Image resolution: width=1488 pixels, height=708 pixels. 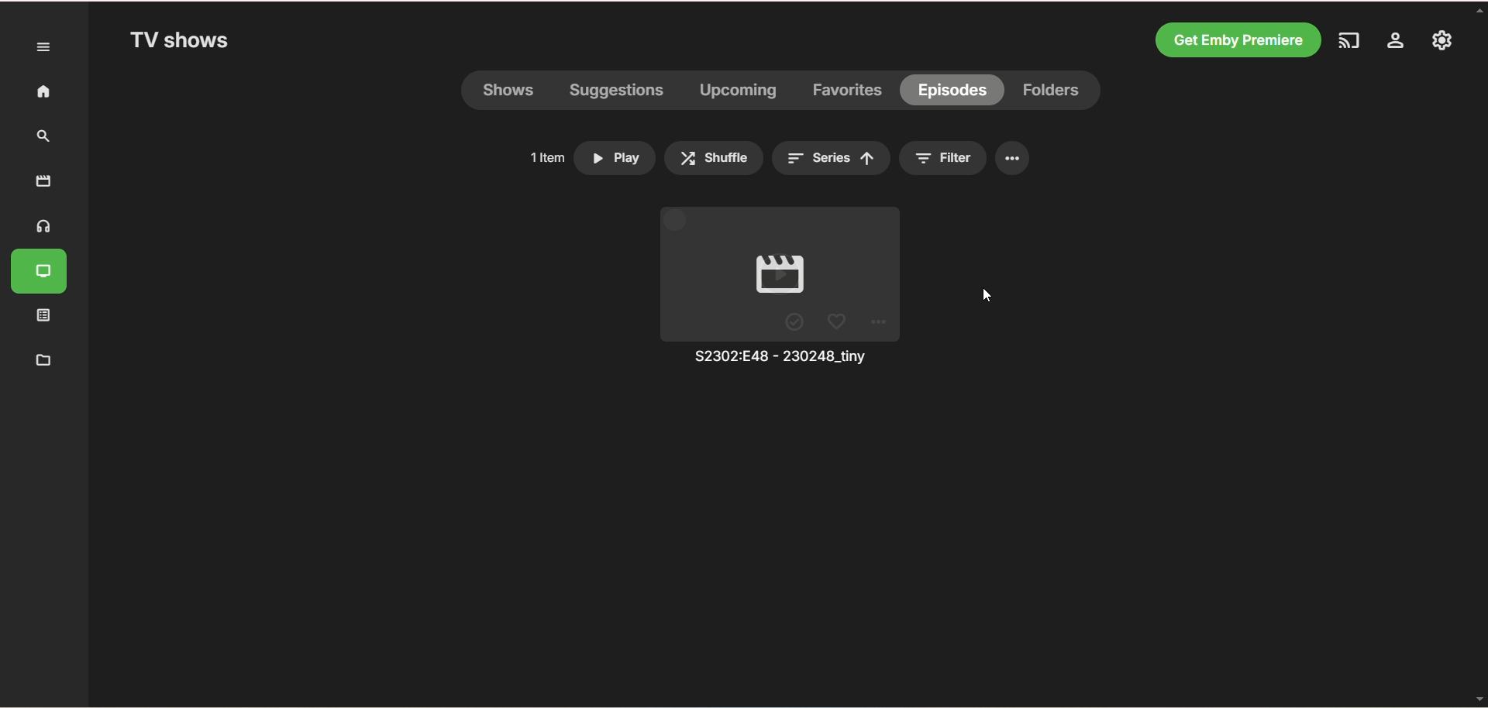 I want to click on playlist, so click(x=45, y=318).